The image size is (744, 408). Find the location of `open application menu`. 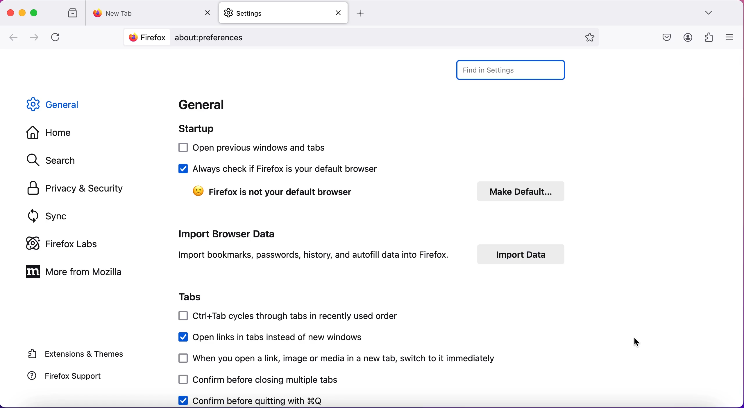

open application menu is located at coordinates (729, 37).